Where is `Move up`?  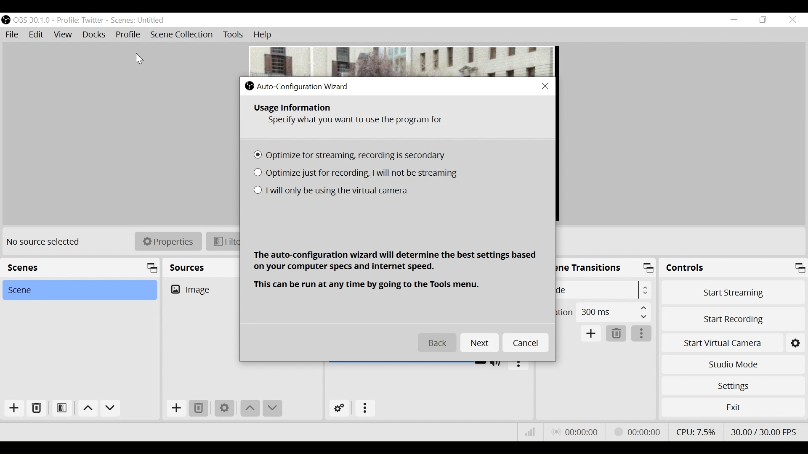
Move up is located at coordinates (250, 408).